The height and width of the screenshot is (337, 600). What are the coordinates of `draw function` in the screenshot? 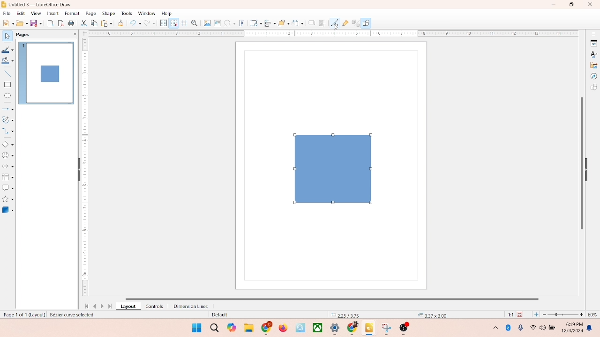 It's located at (367, 23).